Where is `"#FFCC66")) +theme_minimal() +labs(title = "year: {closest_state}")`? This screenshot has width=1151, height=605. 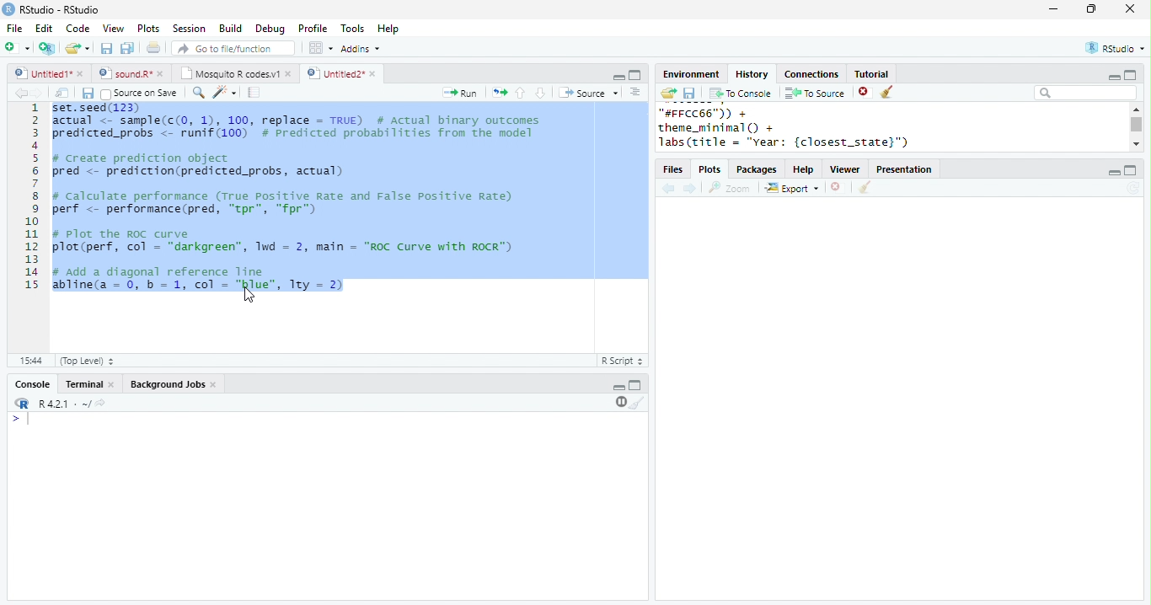
"#FFCC66")) +theme_minimal() +labs(title = "year: {closest_state}") is located at coordinates (805, 128).